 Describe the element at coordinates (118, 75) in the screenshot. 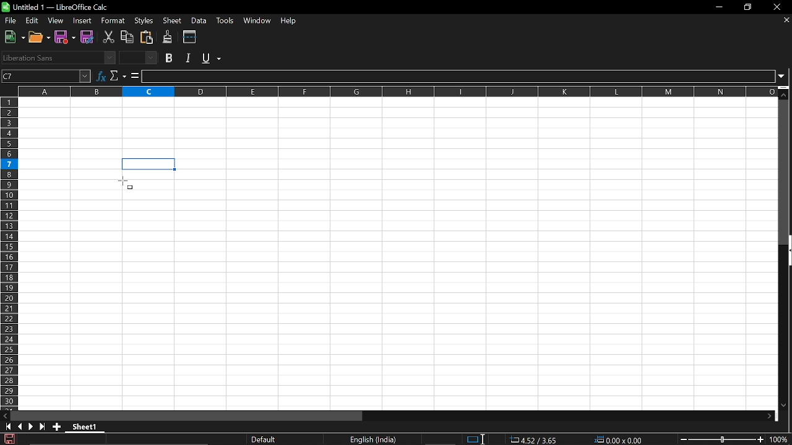

I see `Select function` at that location.